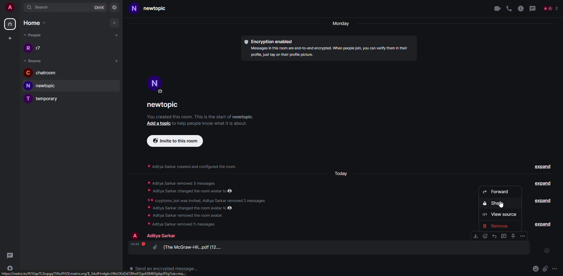 This screenshot has height=276, width=563. What do you see at coordinates (523, 236) in the screenshot?
I see `options` at bounding box center [523, 236].